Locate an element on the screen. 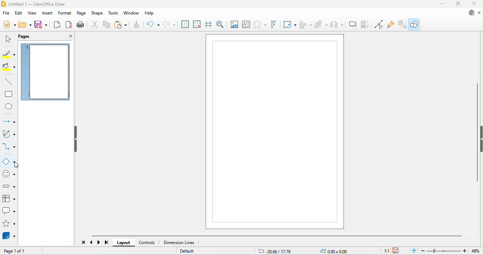  insert image is located at coordinates (234, 24).